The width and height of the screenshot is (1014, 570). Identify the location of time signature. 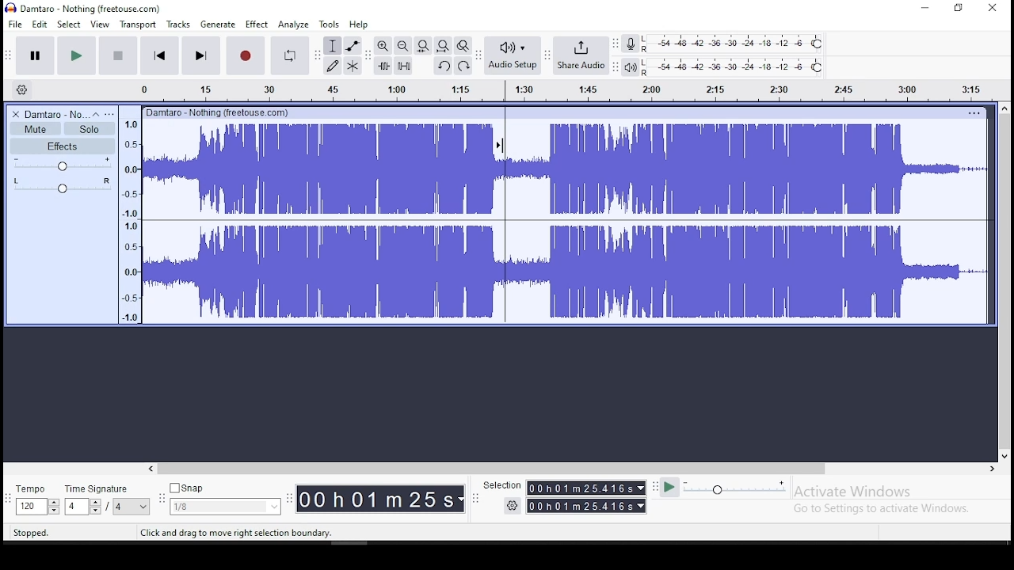
(97, 488).